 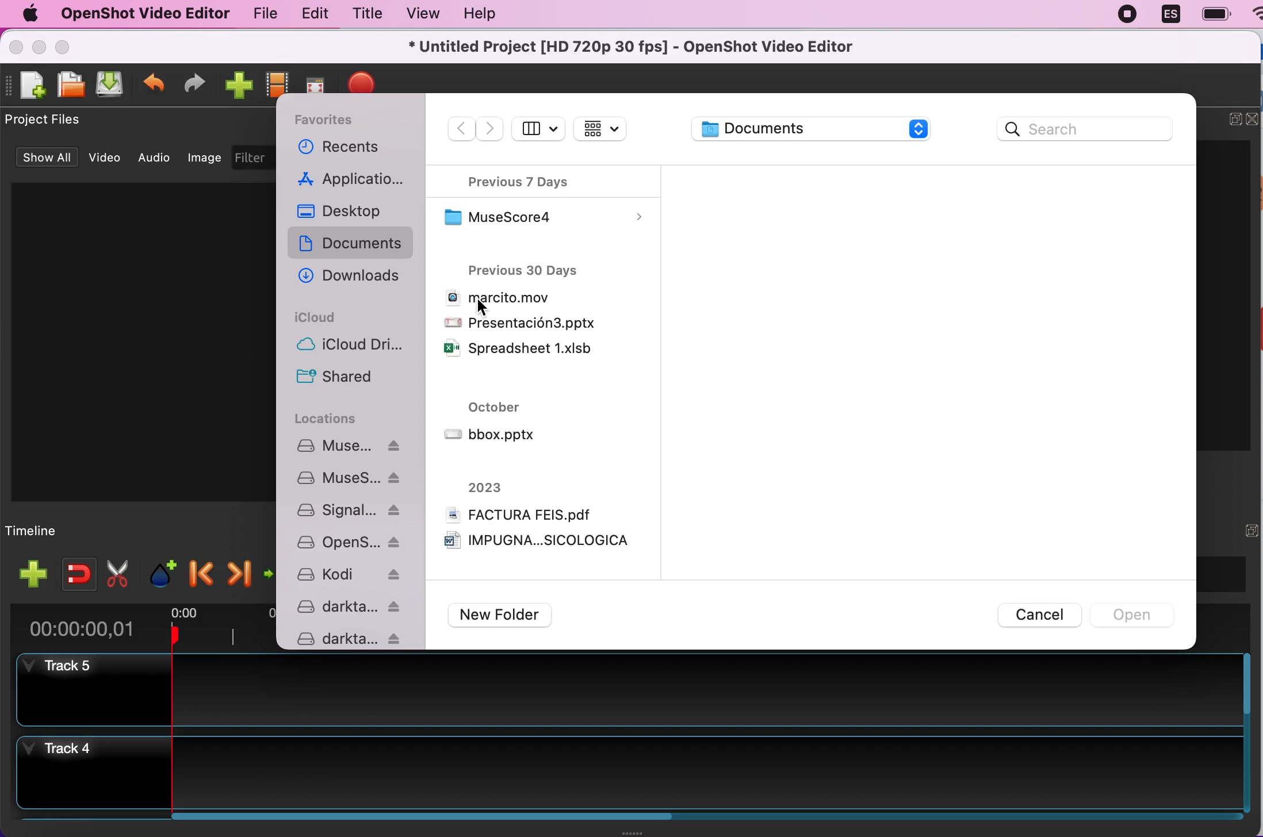 What do you see at coordinates (254, 155) in the screenshot?
I see `filter` at bounding box center [254, 155].